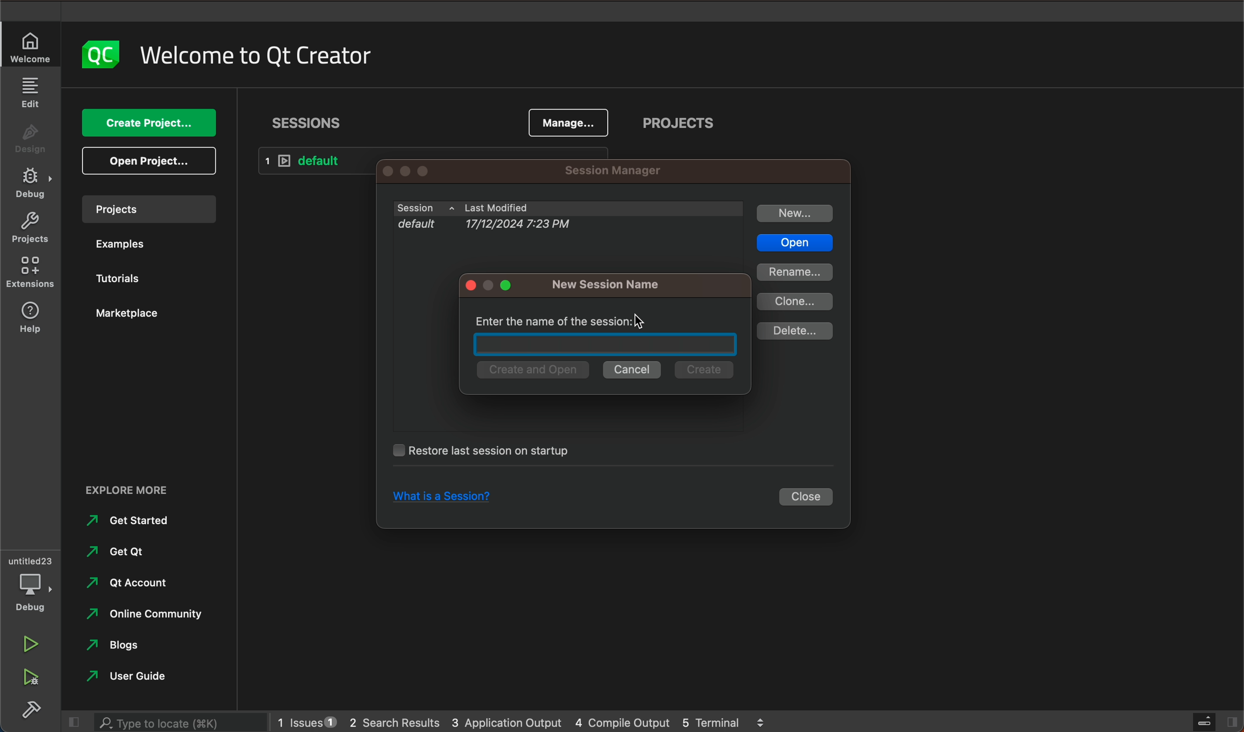 This screenshot has height=732, width=1244. Describe the element at coordinates (394, 721) in the screenshot. I see `search results` at that location.